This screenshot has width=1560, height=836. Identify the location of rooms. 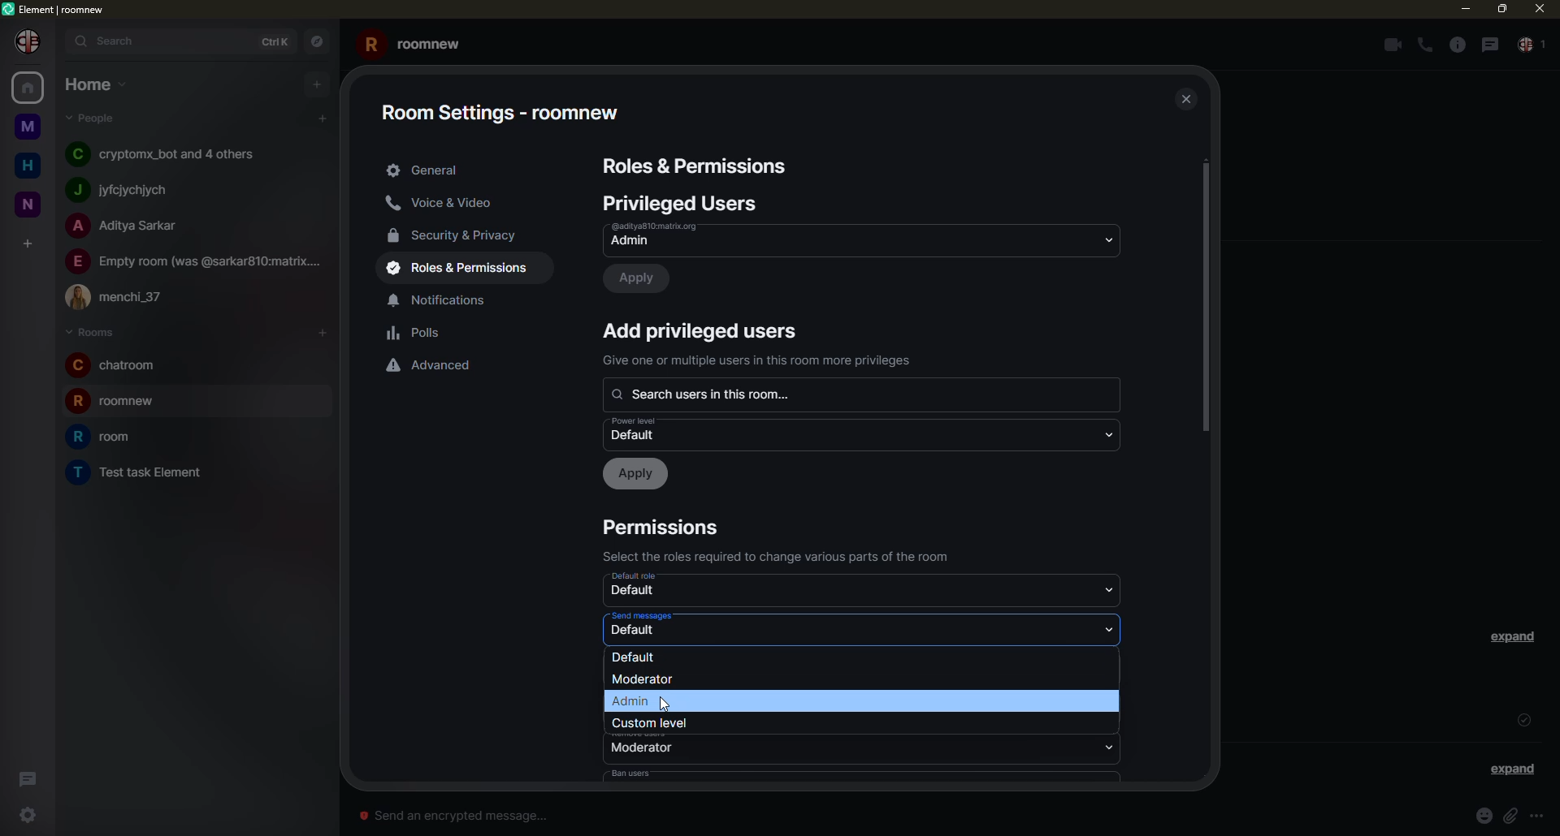
(90, 331).